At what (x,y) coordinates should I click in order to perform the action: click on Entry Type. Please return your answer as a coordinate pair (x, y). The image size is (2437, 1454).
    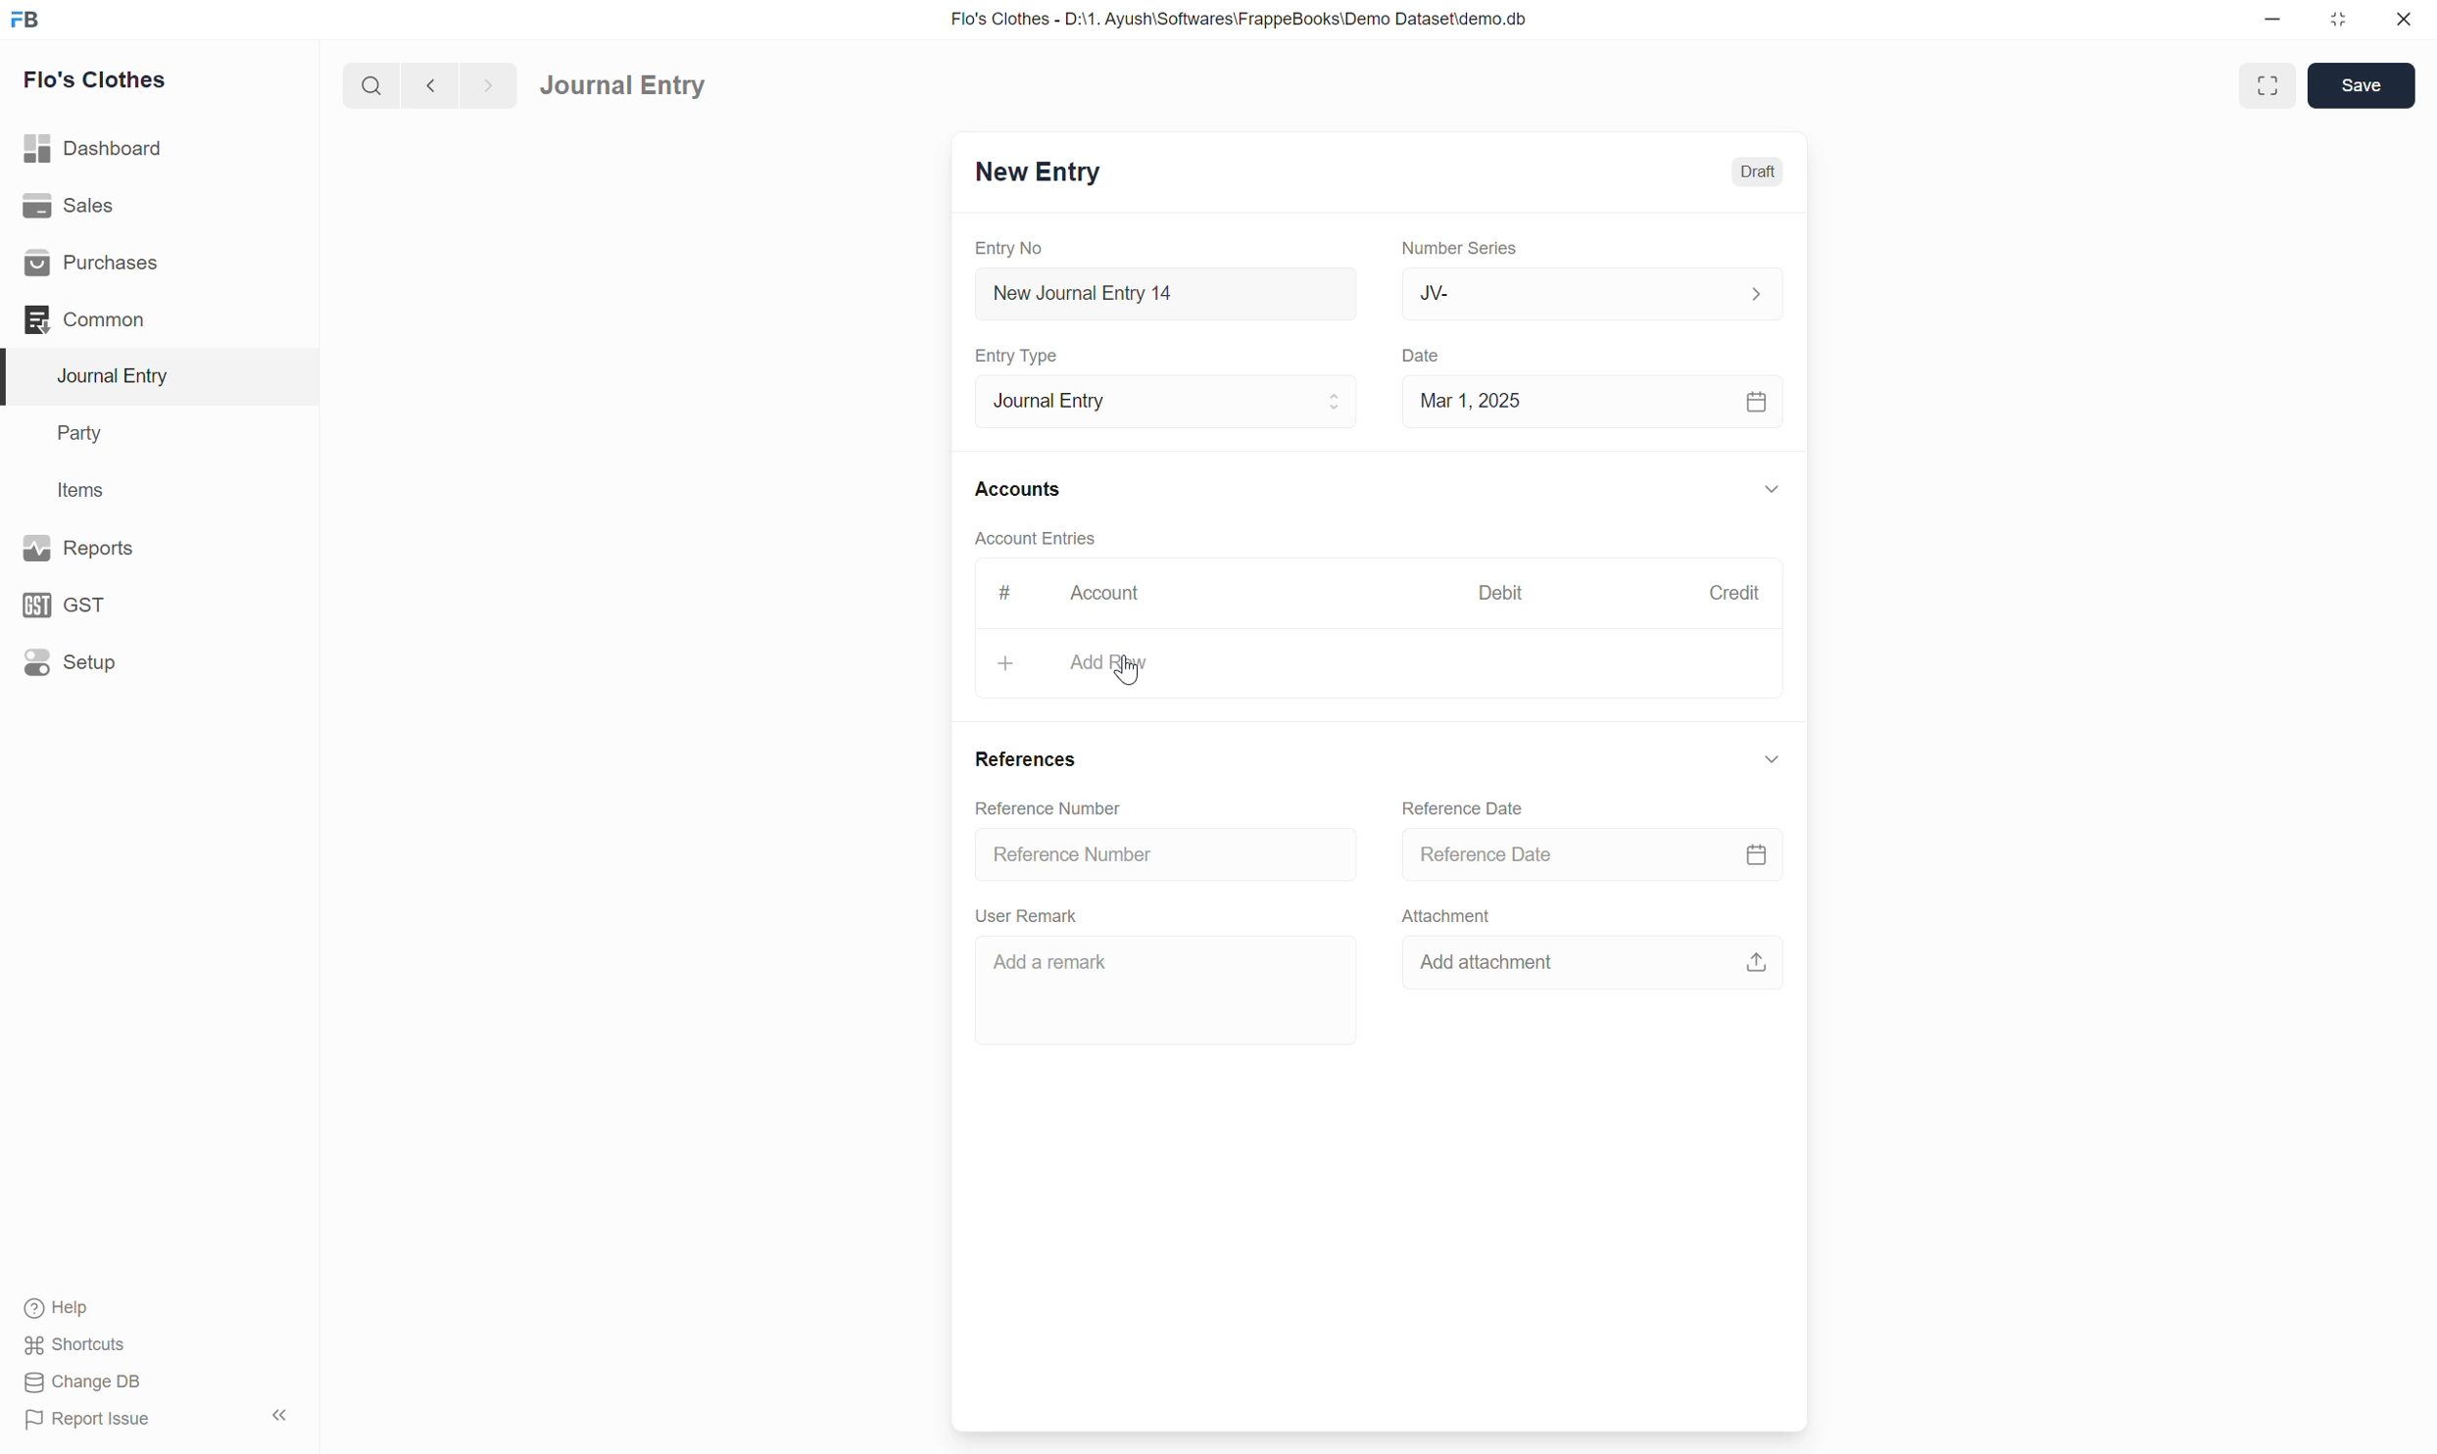
    Looking at the image, I should click on (1023, 356).